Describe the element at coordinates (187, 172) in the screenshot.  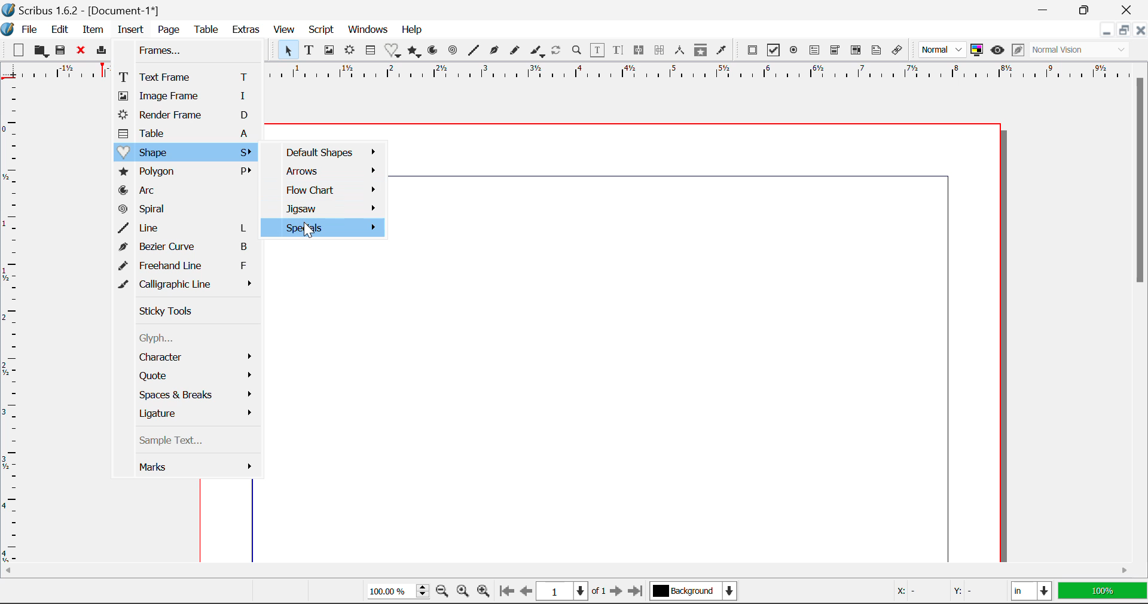
I see `Polygon` at that location.